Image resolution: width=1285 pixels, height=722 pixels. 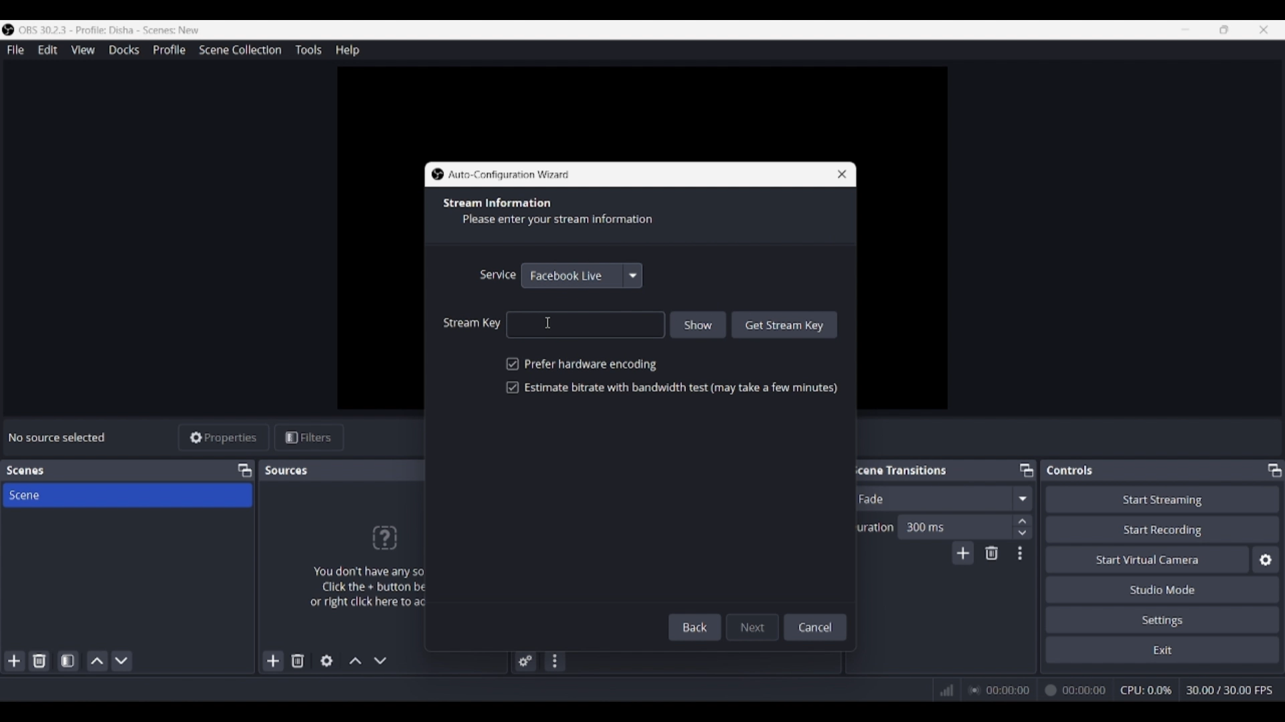 What do you see at coordinates (525, 661) in the screenshot?
I see `Advanced audio properties` at bounding box center [525, 661].